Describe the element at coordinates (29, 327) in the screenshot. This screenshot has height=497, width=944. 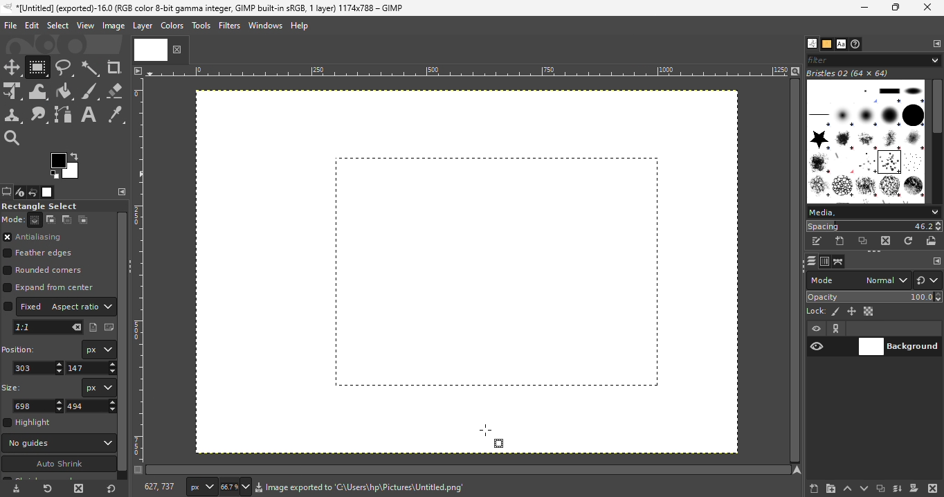
I see `1.1` at that location.